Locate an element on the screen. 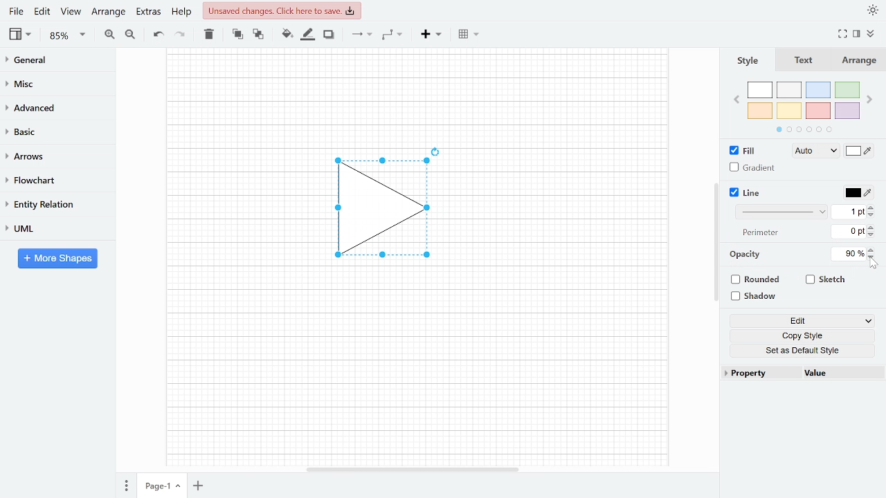 This screenshot has height=498, width=886. Table is located at coordinates (470, 33).